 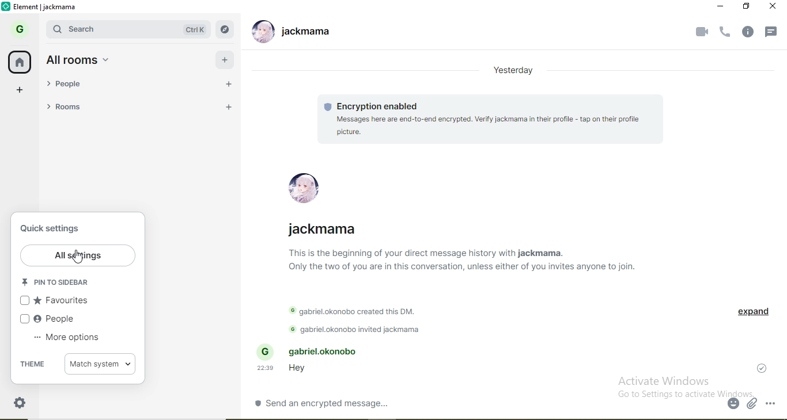 What do you see at coordinates (734, 404) in the screenshot?
I see `emoji` at bounding box center [734, 404].